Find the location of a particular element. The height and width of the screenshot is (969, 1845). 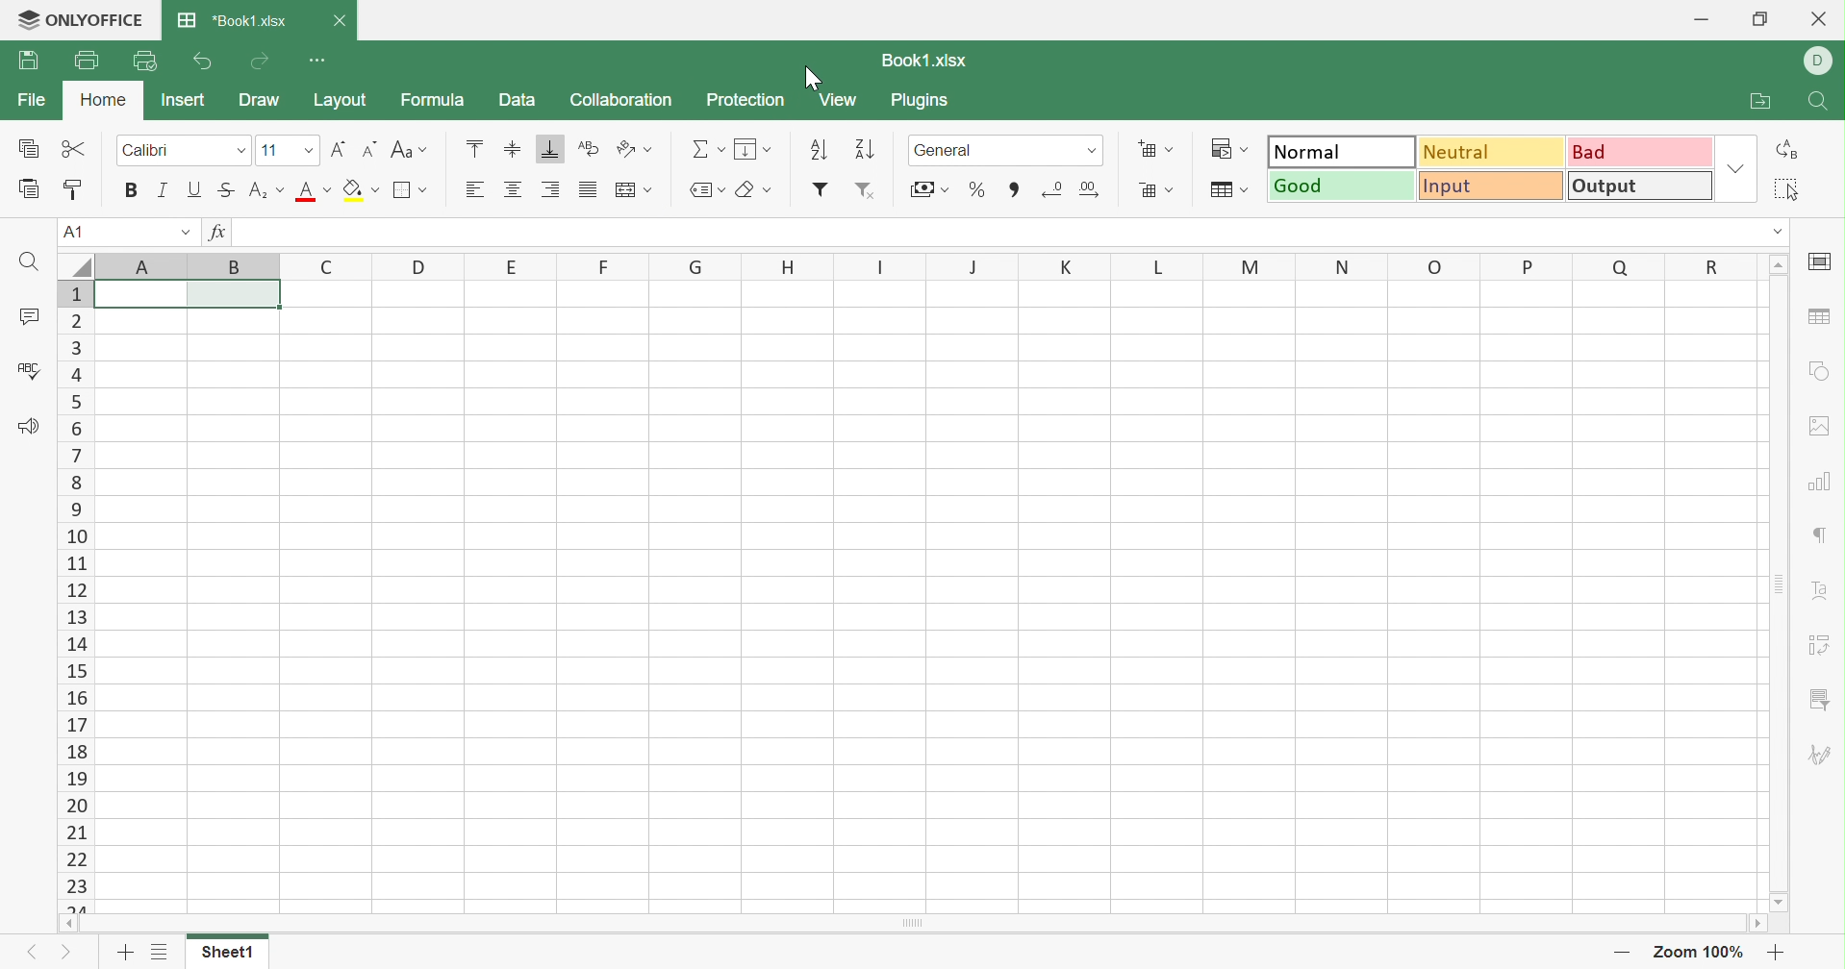

11 is located at coordinates (271, 151).